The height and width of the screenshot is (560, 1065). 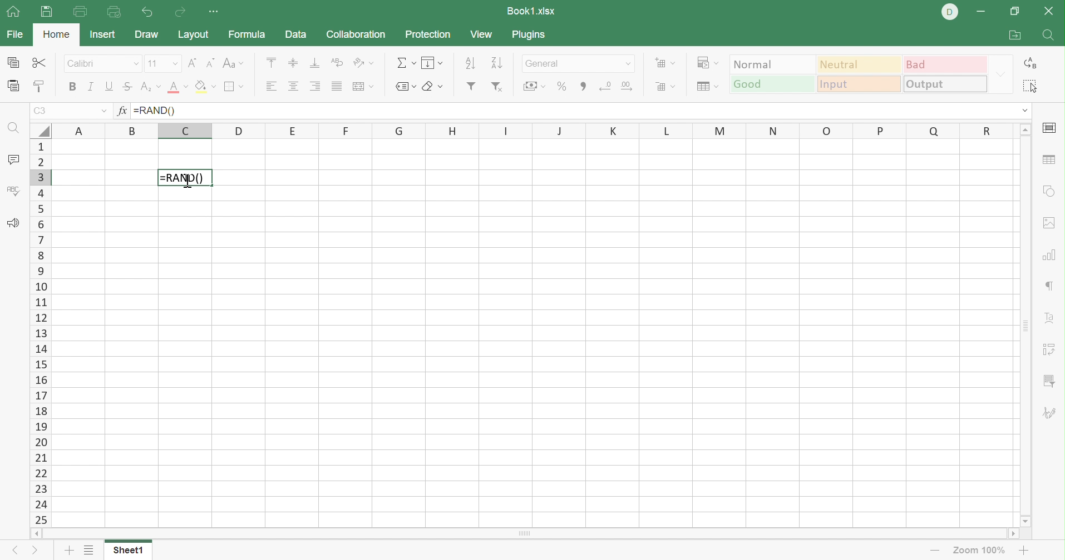 I want to click on Comments, so click(x=14, y=159).